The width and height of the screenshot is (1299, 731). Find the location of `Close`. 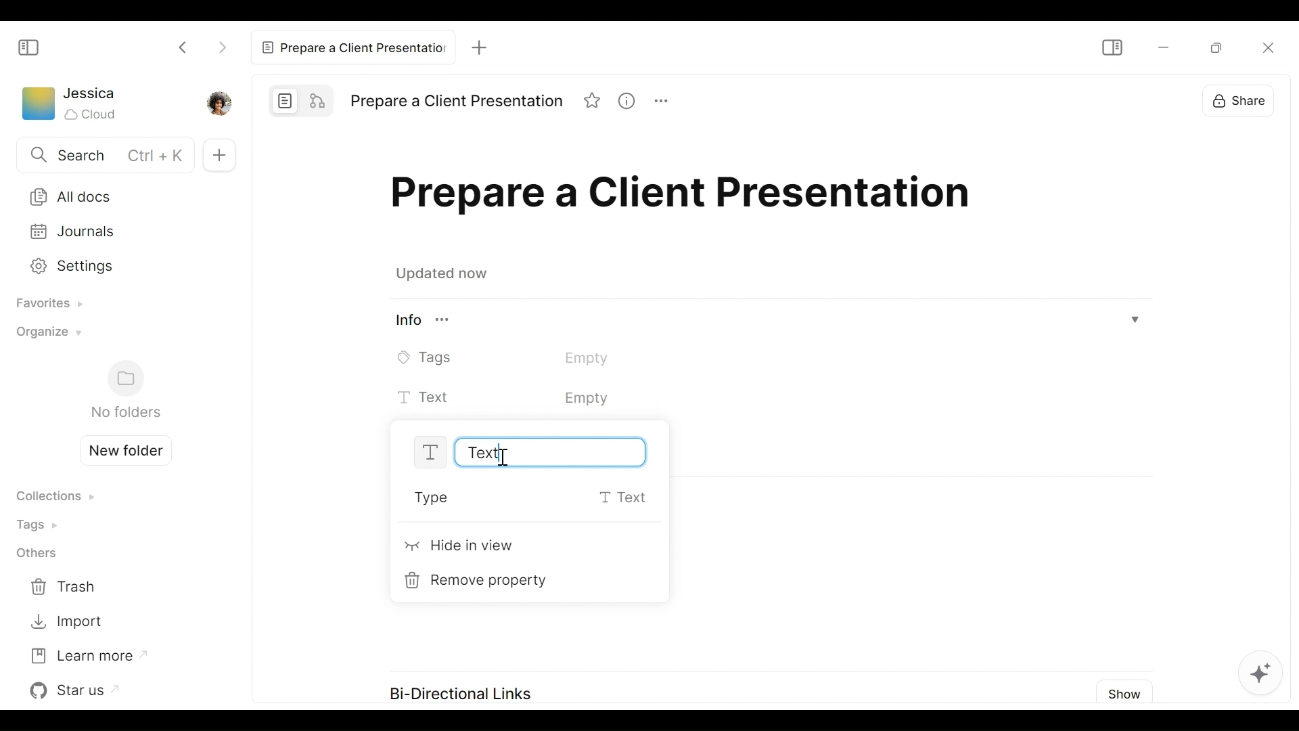

Close is located at coordinates (1273, 47).